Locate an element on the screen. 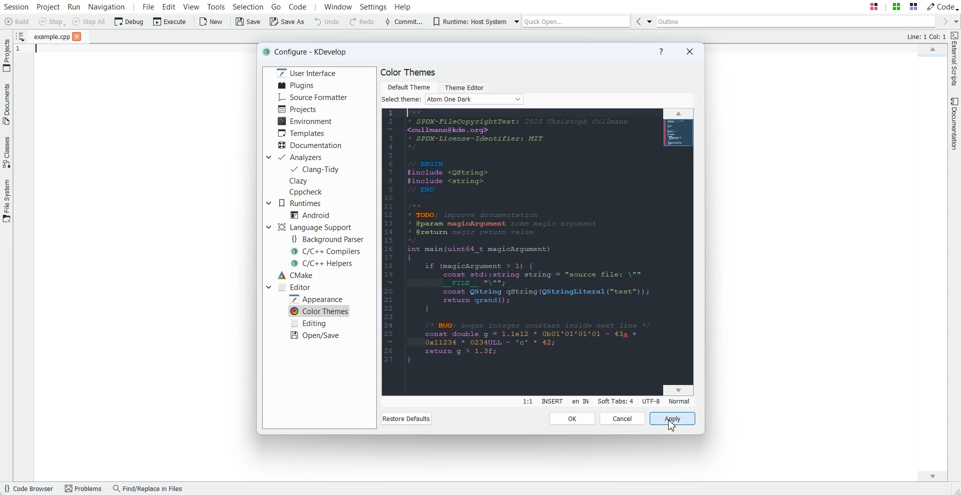  Drop Down box is located at coordinates (268, 203).